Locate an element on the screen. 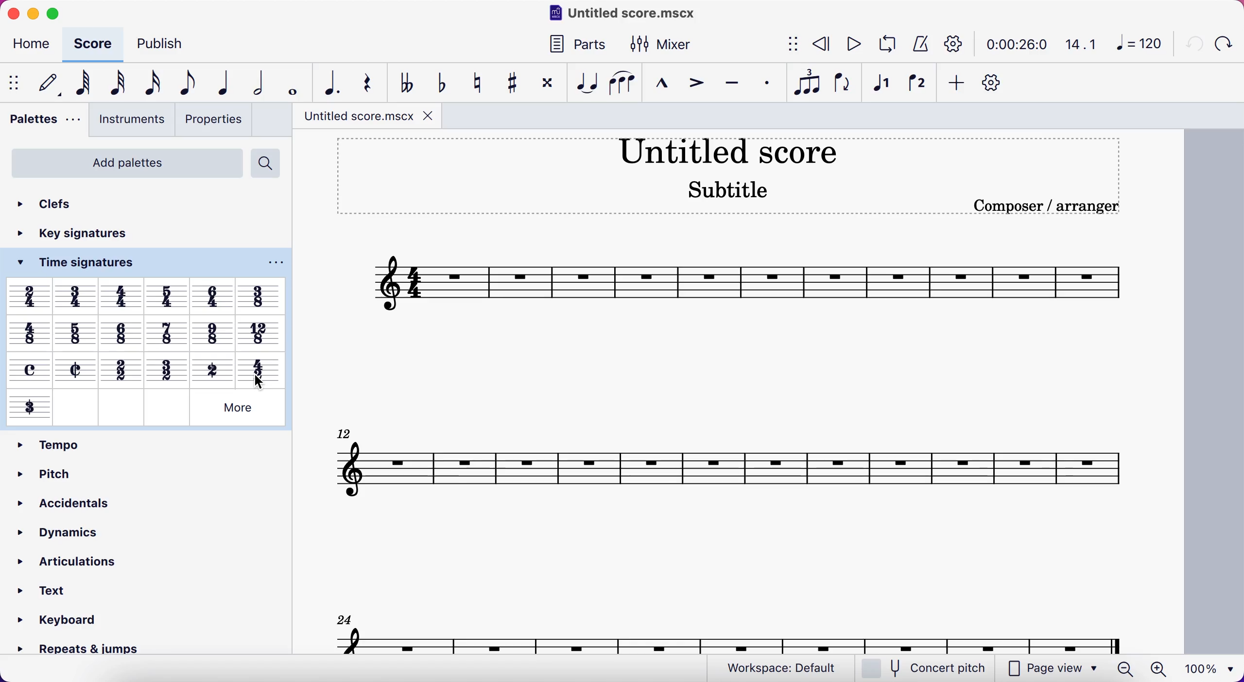 This screenshot has height=682, width=1244. show/hide is located at coordinates (788, 45).